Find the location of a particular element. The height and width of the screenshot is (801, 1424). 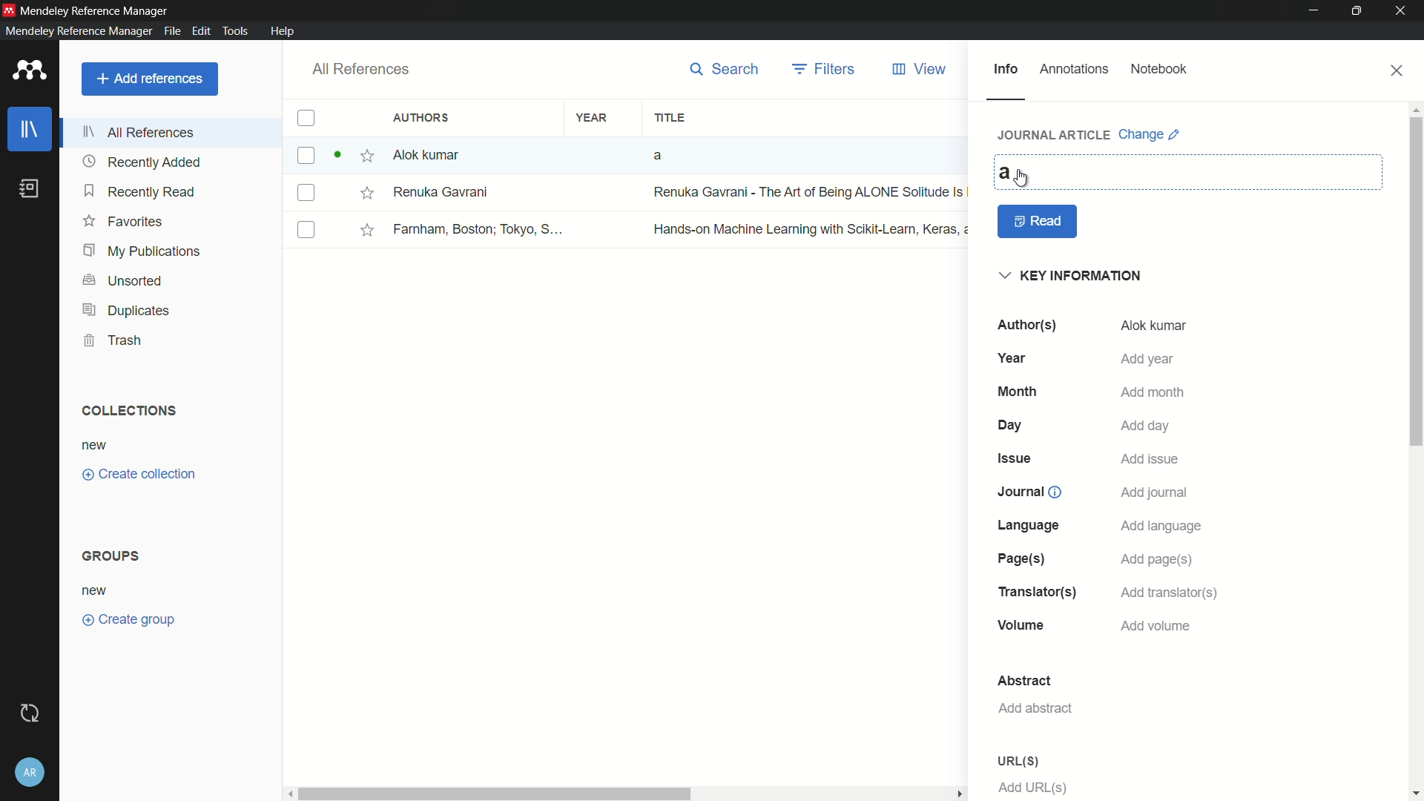

abstract is located at coordinates (1024, 681).